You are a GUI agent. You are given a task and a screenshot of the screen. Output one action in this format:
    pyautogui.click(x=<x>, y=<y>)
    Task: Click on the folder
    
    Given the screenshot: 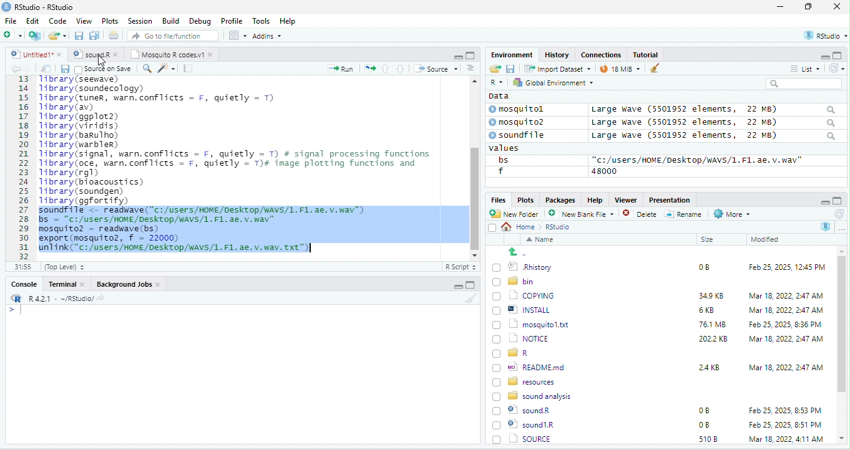 What is the action you would take?
    pyautogui.click(x=59, y=36)
    